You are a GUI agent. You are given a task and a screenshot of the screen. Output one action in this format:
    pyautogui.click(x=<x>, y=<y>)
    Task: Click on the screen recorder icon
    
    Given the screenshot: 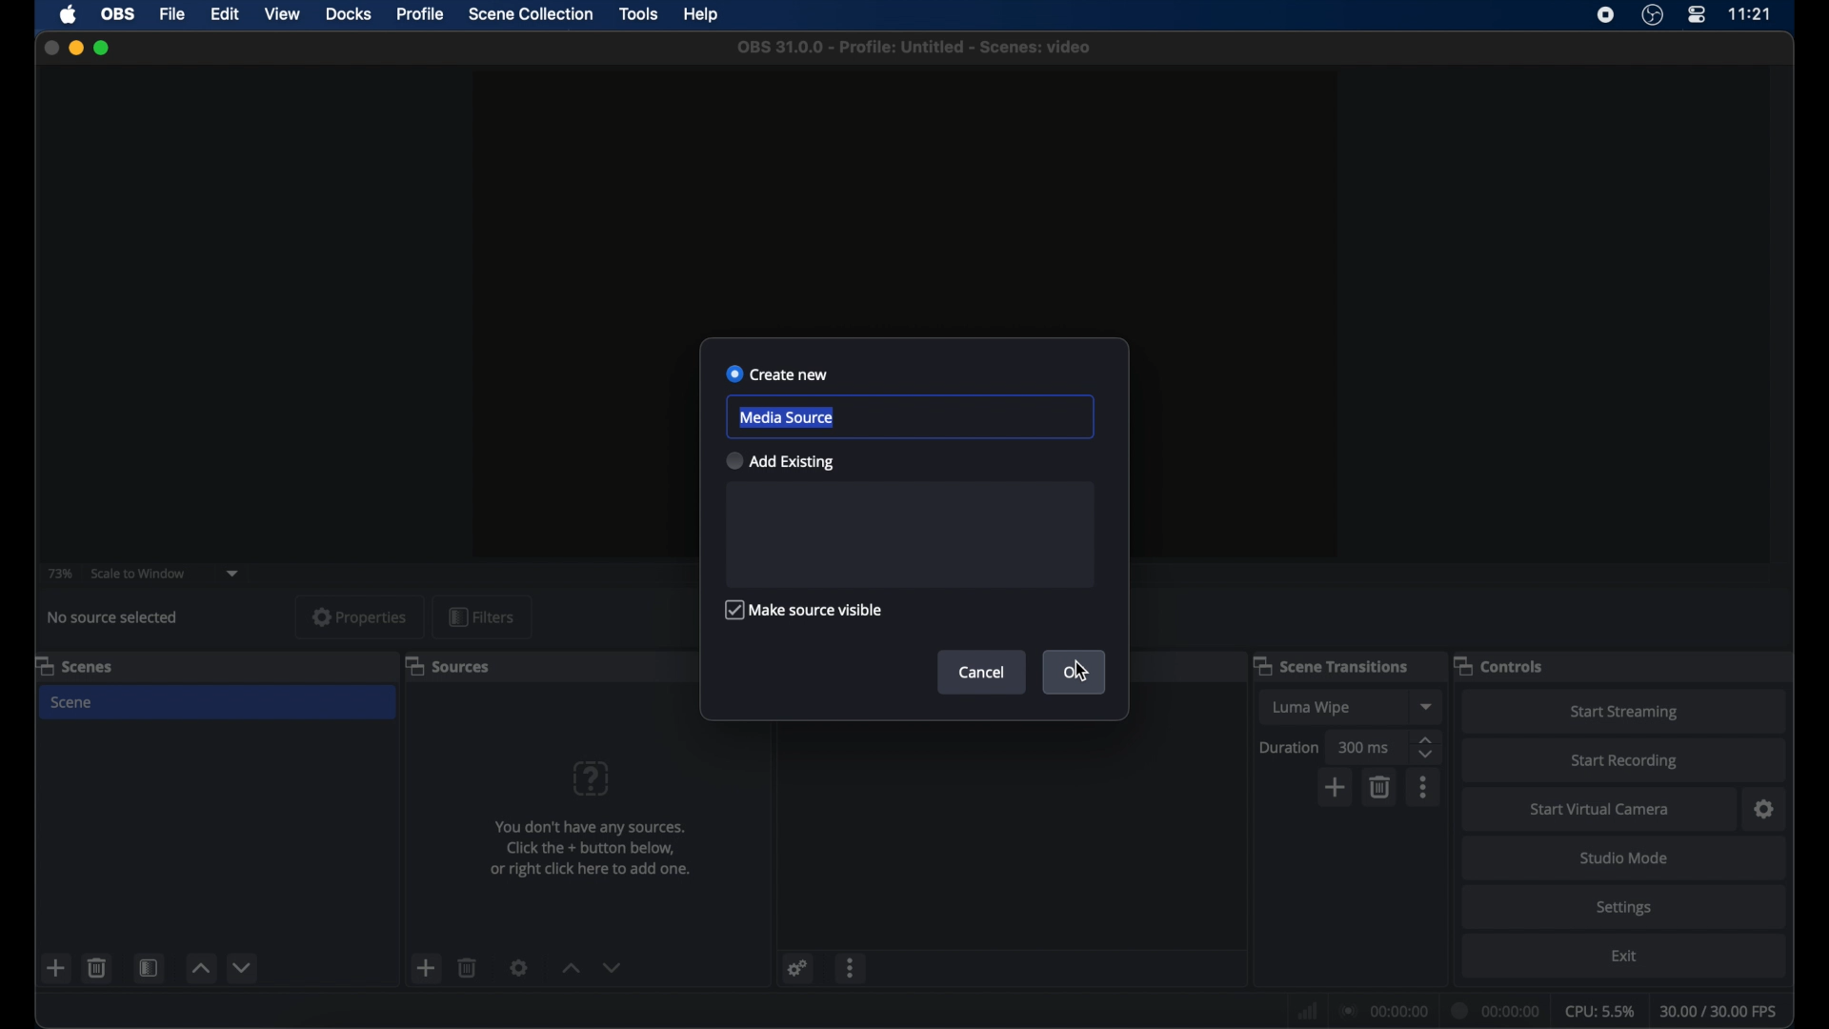 What is the action you would take?
    pyautogui.click(x=1605, y=14)
    